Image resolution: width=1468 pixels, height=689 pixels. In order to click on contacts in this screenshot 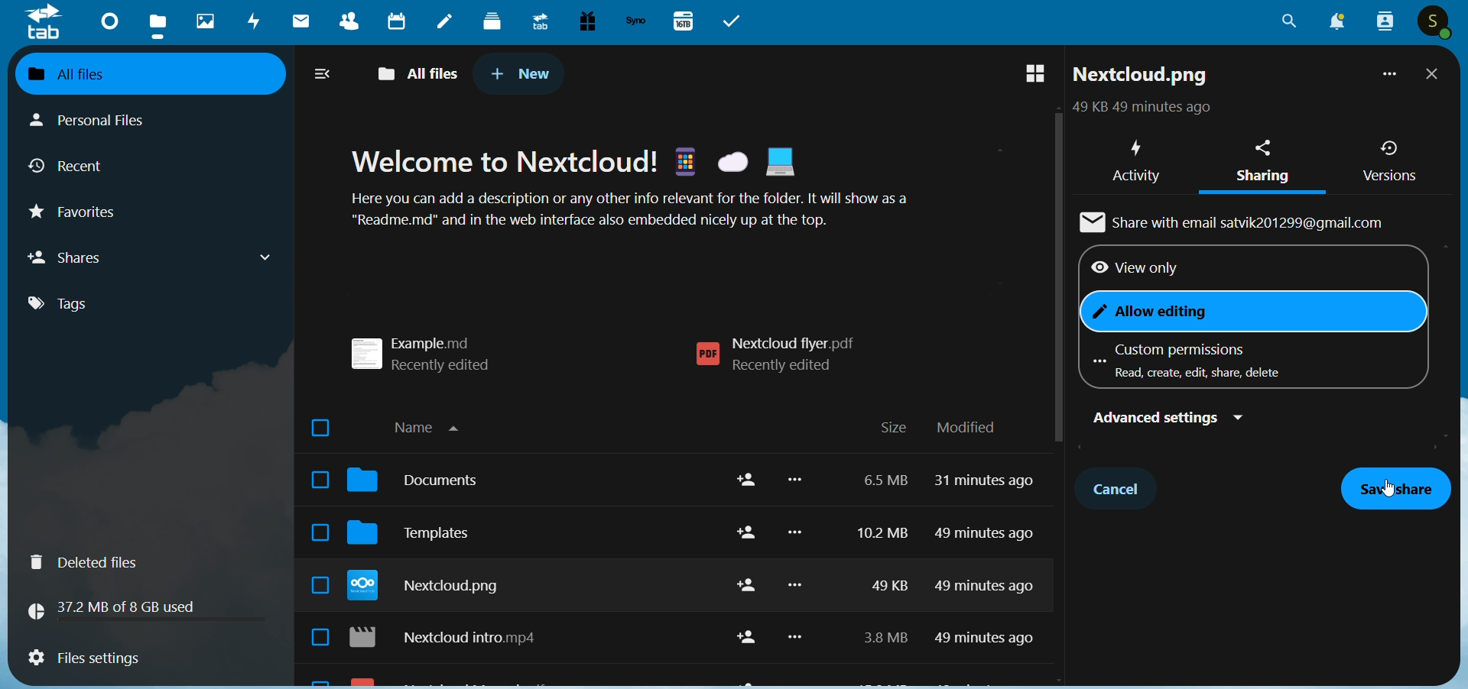, I will do `click(344, 24)`.